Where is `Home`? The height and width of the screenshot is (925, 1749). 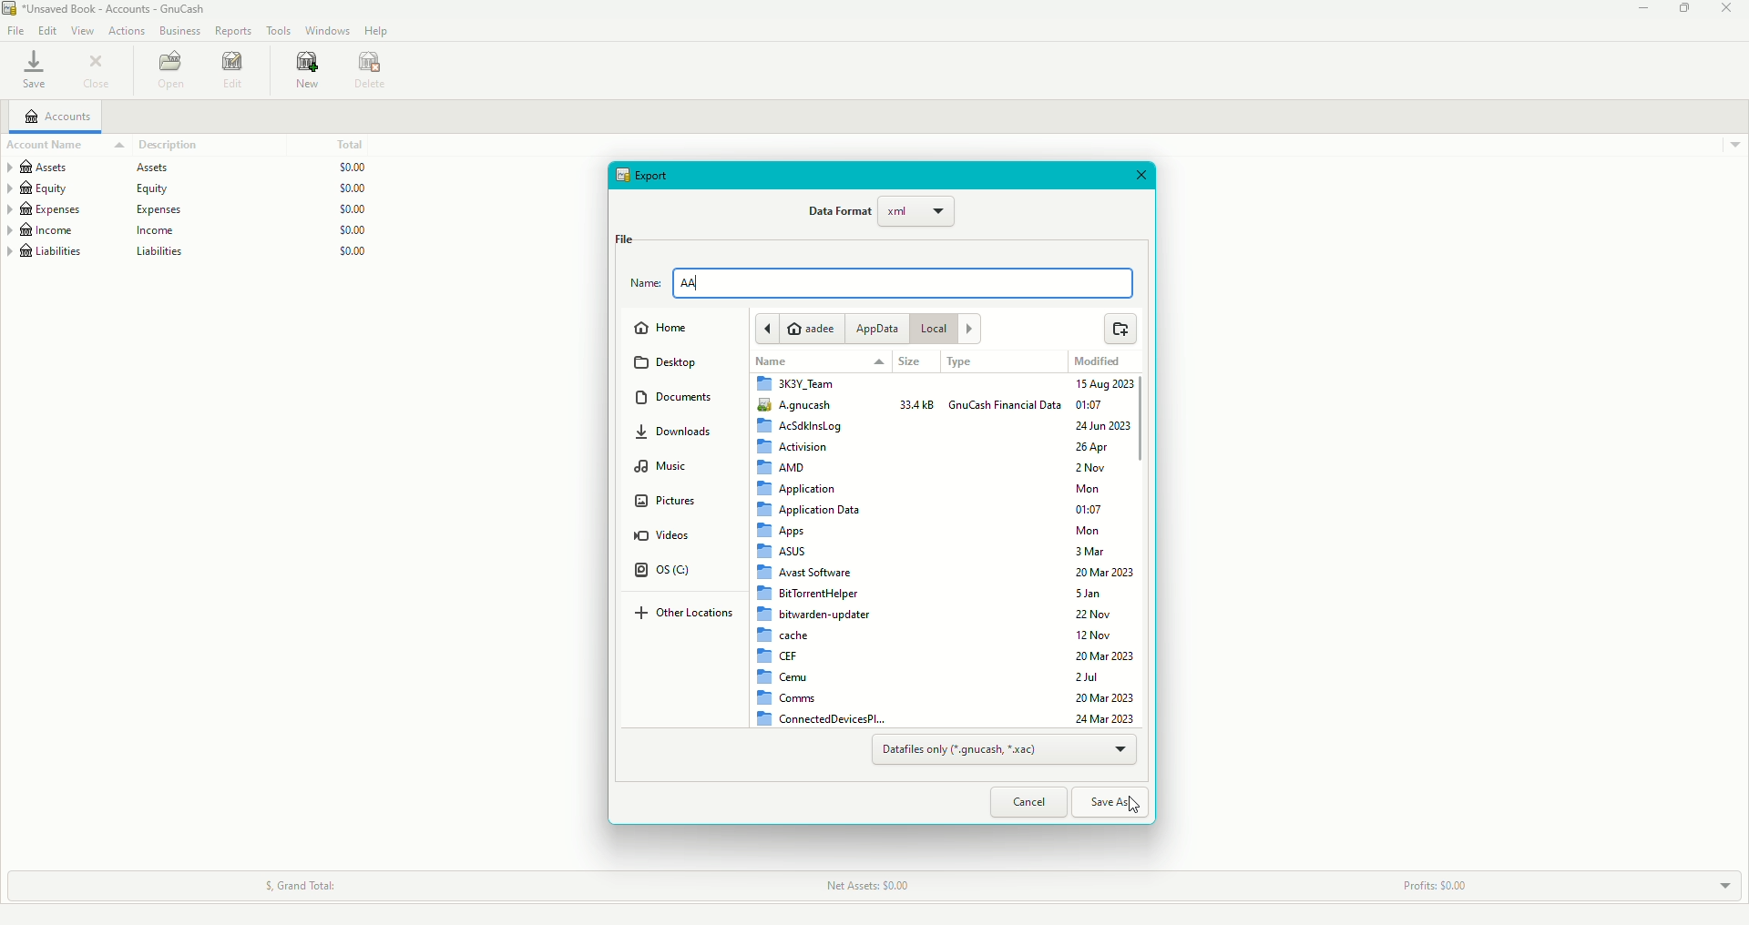 Home is located at coordinates (666, 330).